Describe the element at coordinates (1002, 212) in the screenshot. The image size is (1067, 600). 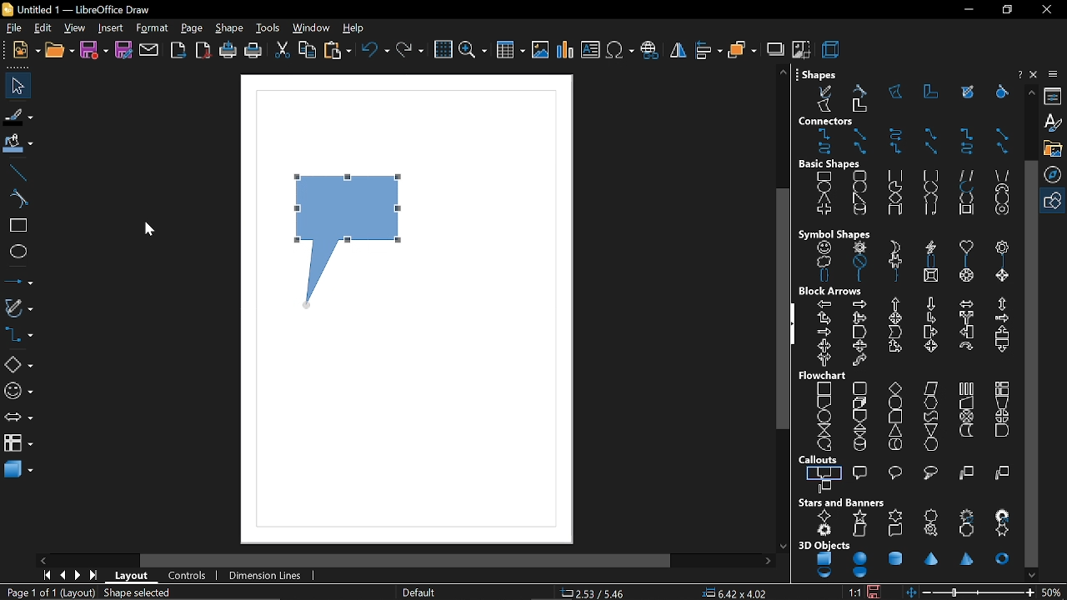
I see `ring` at that location.